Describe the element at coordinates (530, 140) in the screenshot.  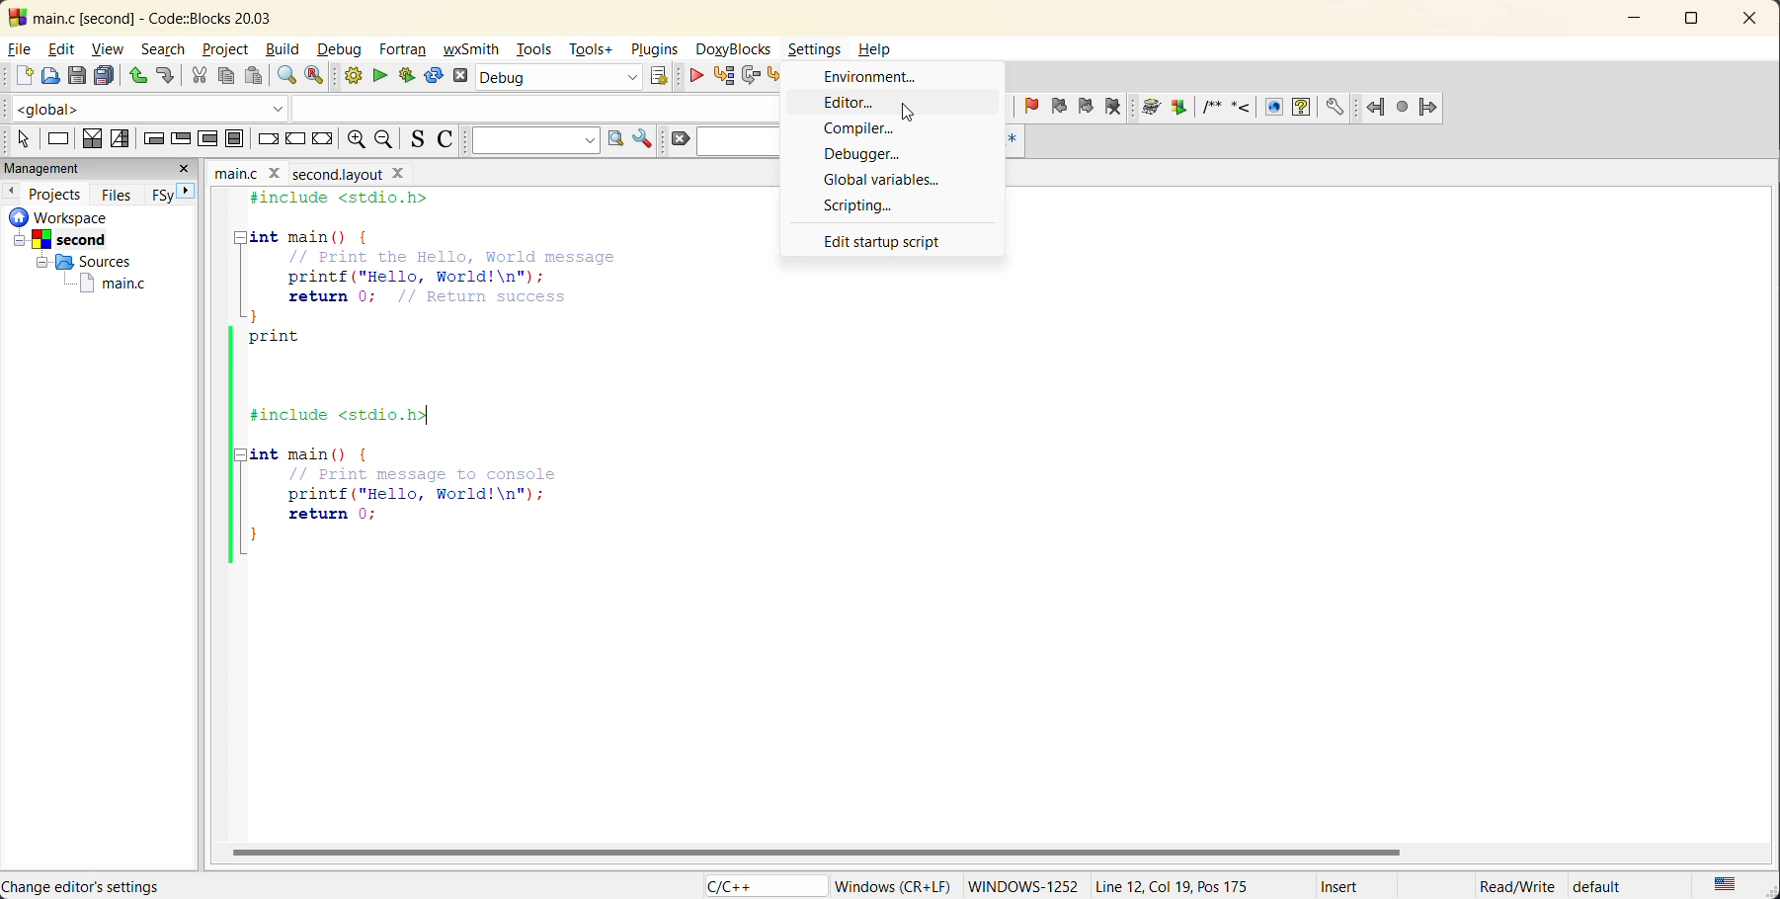
I see `text to search` at that location.